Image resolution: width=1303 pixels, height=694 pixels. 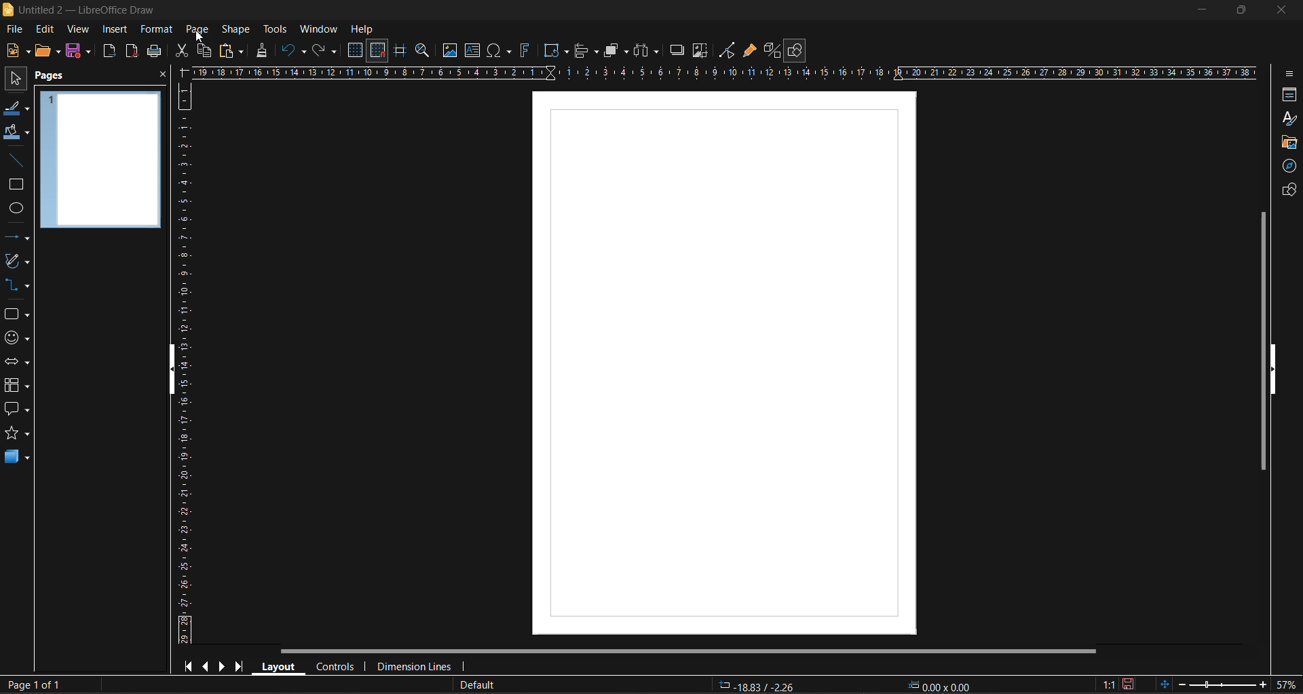 What do you see at coordinates (56, 78) in the screenshot?
I see `pages` at bounding box center [56, 78].